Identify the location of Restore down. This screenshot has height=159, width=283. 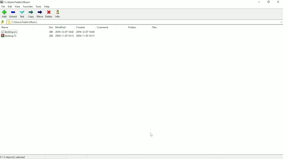
(269, 2).